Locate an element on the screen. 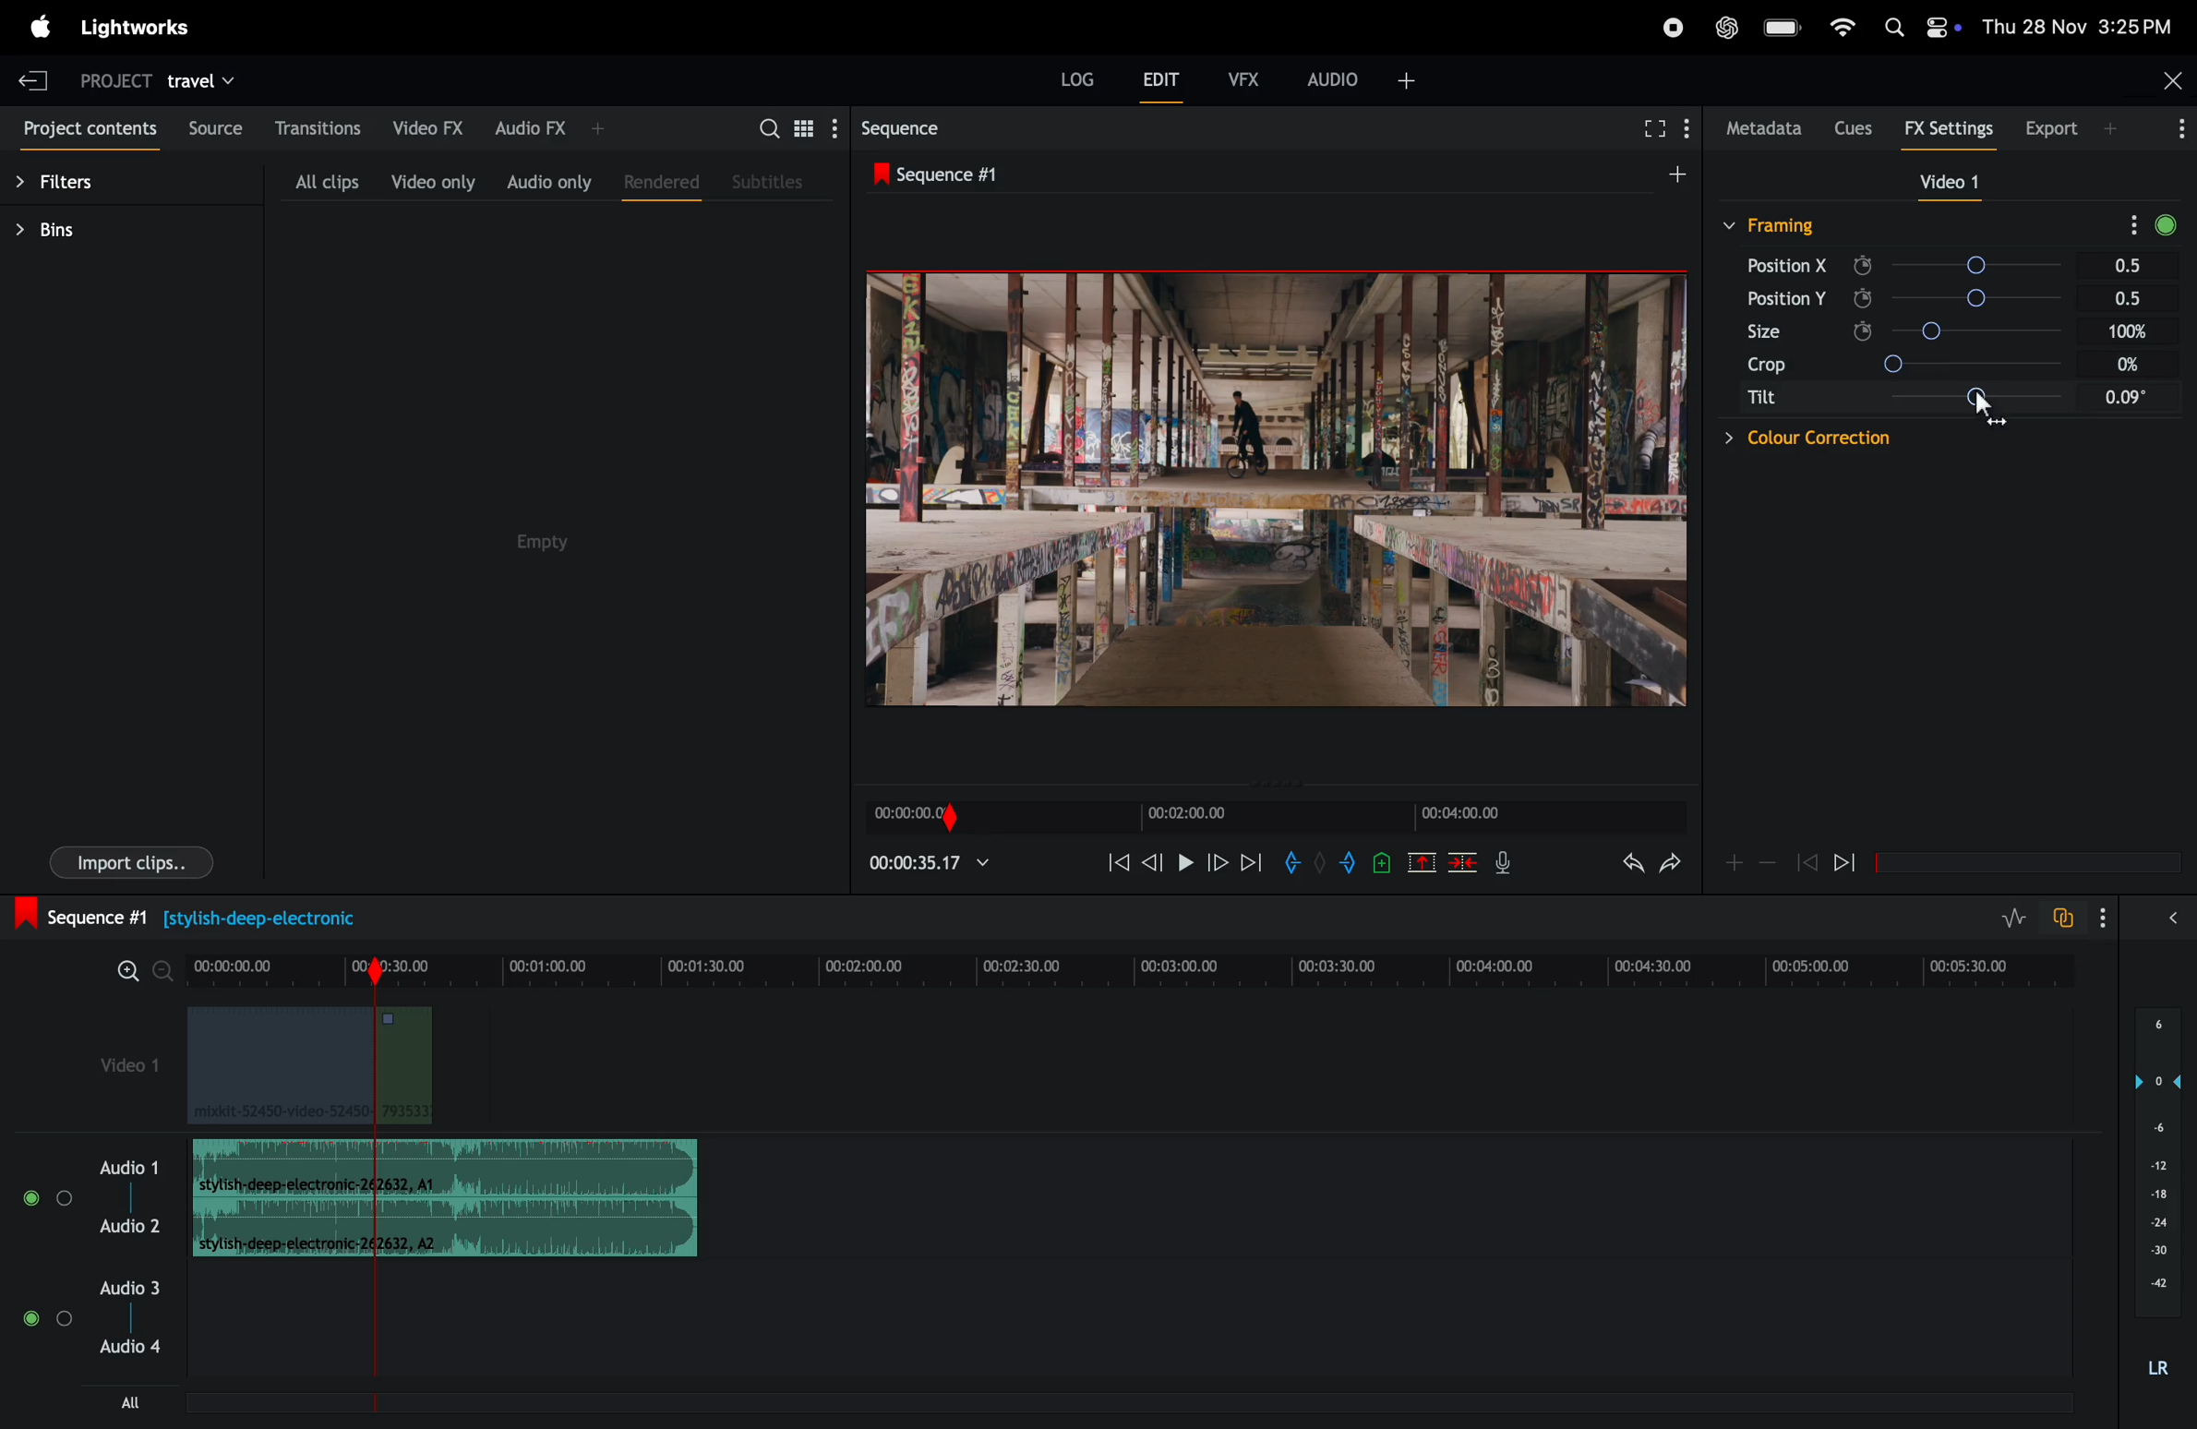  nudge one frame back is located at coordinates (1153, 868).